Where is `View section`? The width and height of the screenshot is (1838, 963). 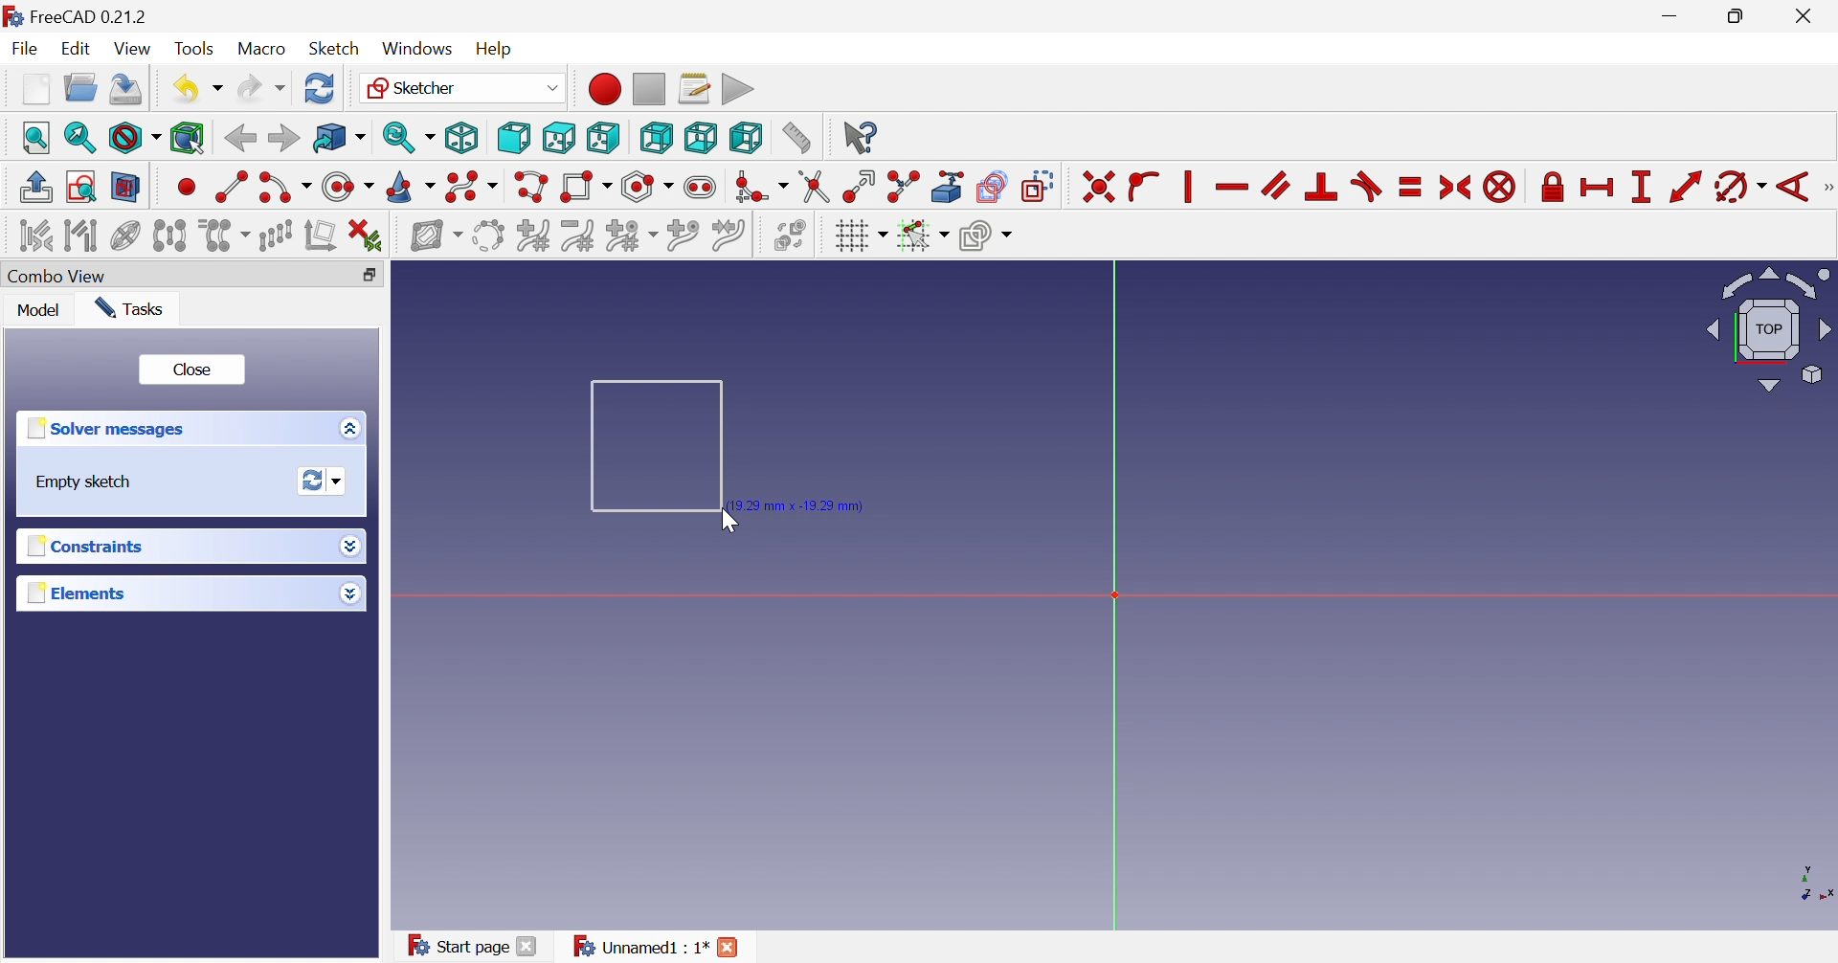 View section is located at coordinates (125, 188).